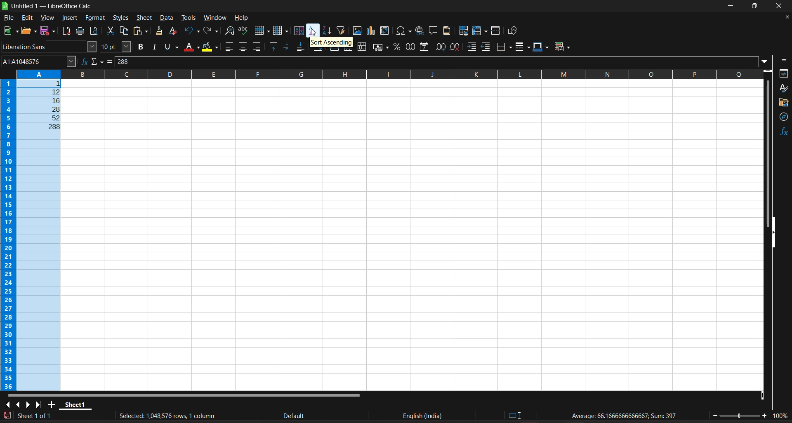  What do you see at coordinates (784, 117) in the screenshot?
I see `navigator` at bounding box center [784, 117].